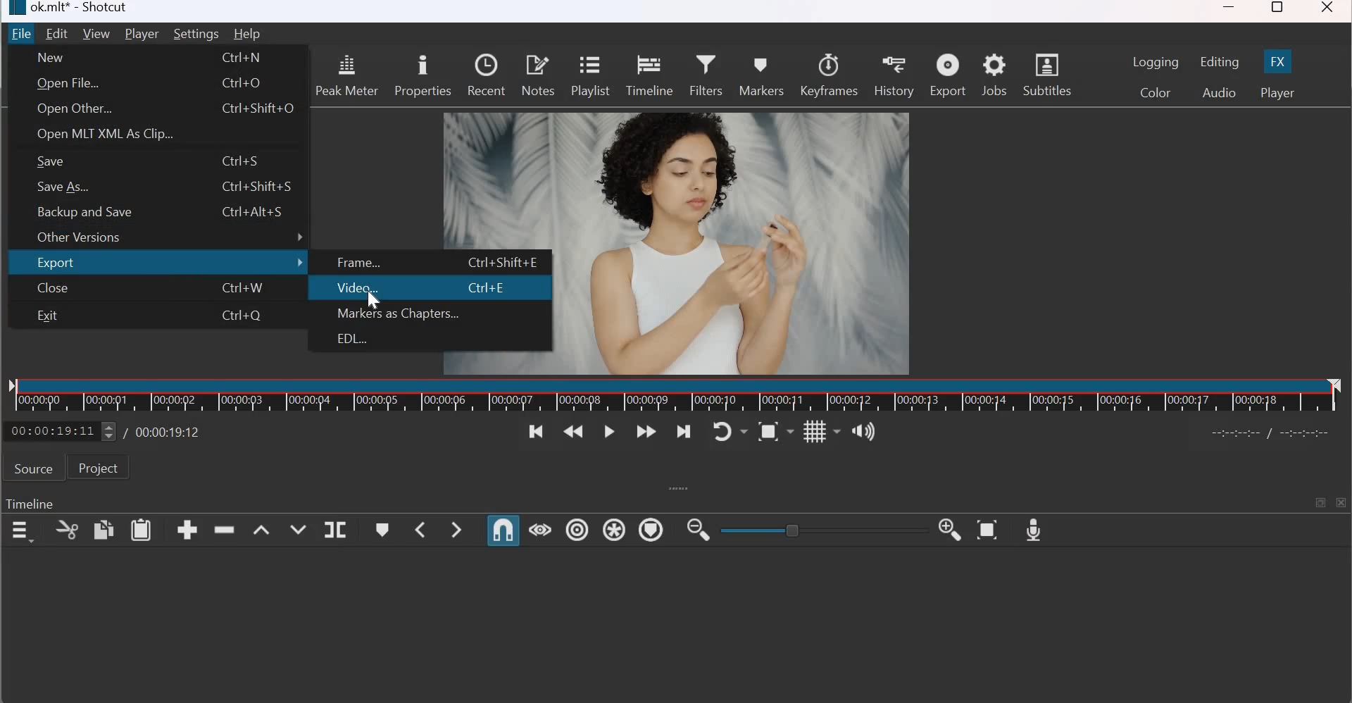 The image size is (1352, 703). What do you see at coordinates (58, 32) in the screenshot?
I see `Edit` at bounding box center [58, 32].